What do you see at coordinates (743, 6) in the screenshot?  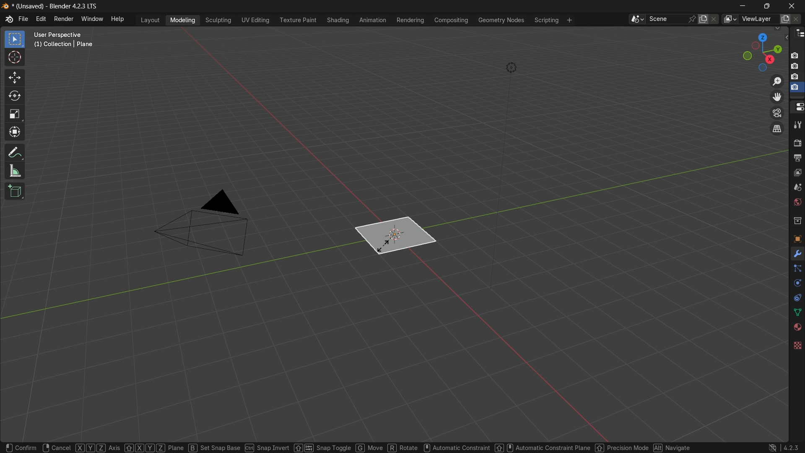 I see `minimize` at bounding box center [743, 6].